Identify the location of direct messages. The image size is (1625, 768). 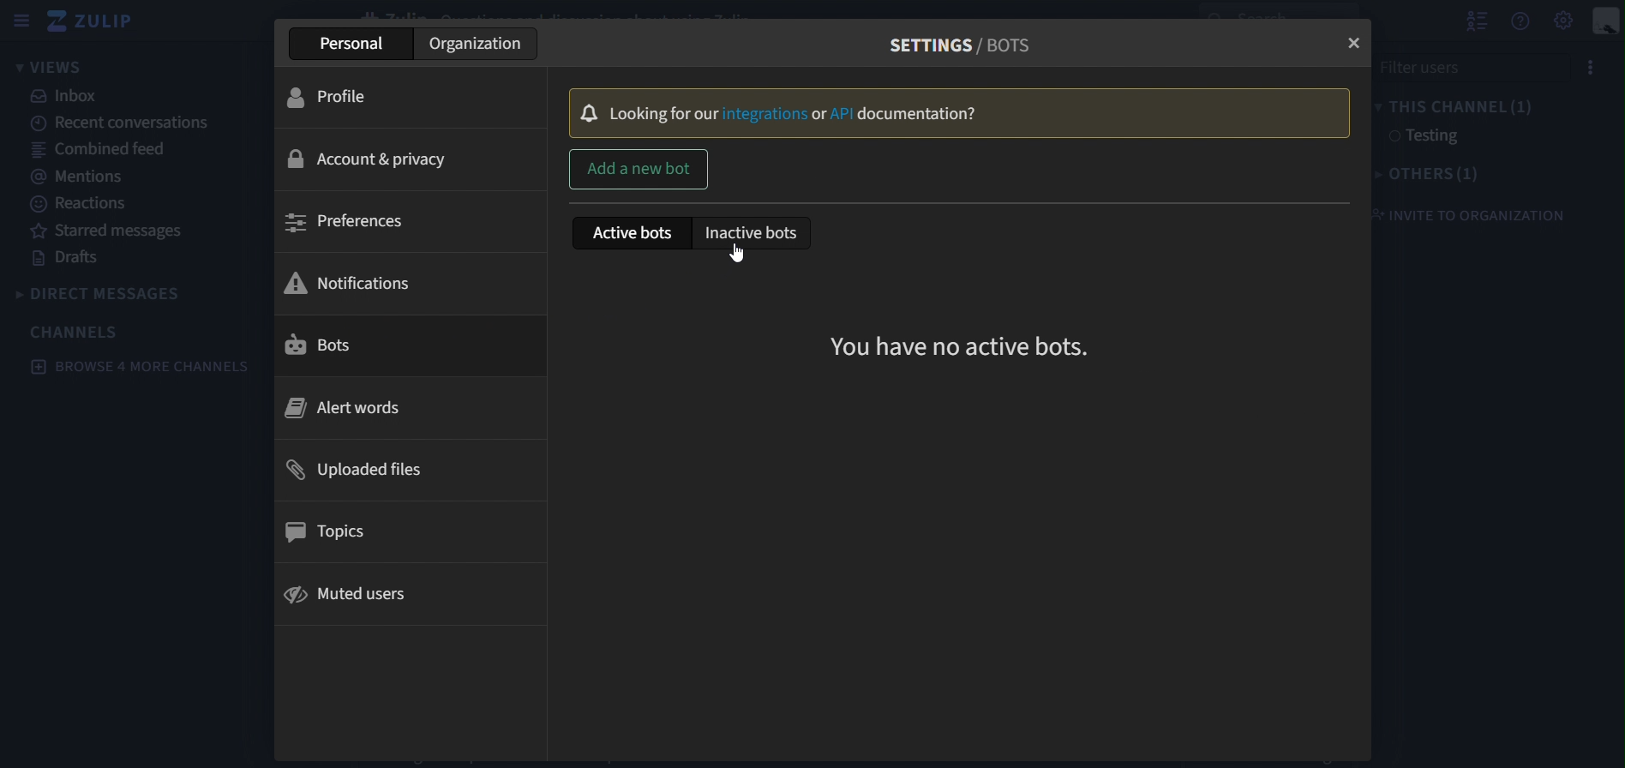
(122, 293).